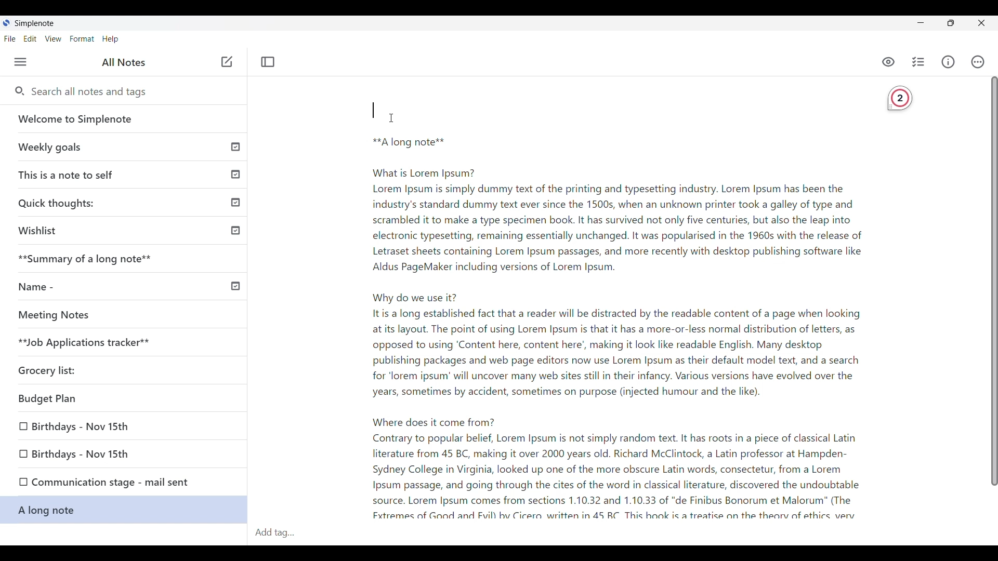 The height and width of the screenshot is (561, 998). What do you see at coordinates (54, 39) in the screenshot?
I see `View` at bounding box center [54, 39].